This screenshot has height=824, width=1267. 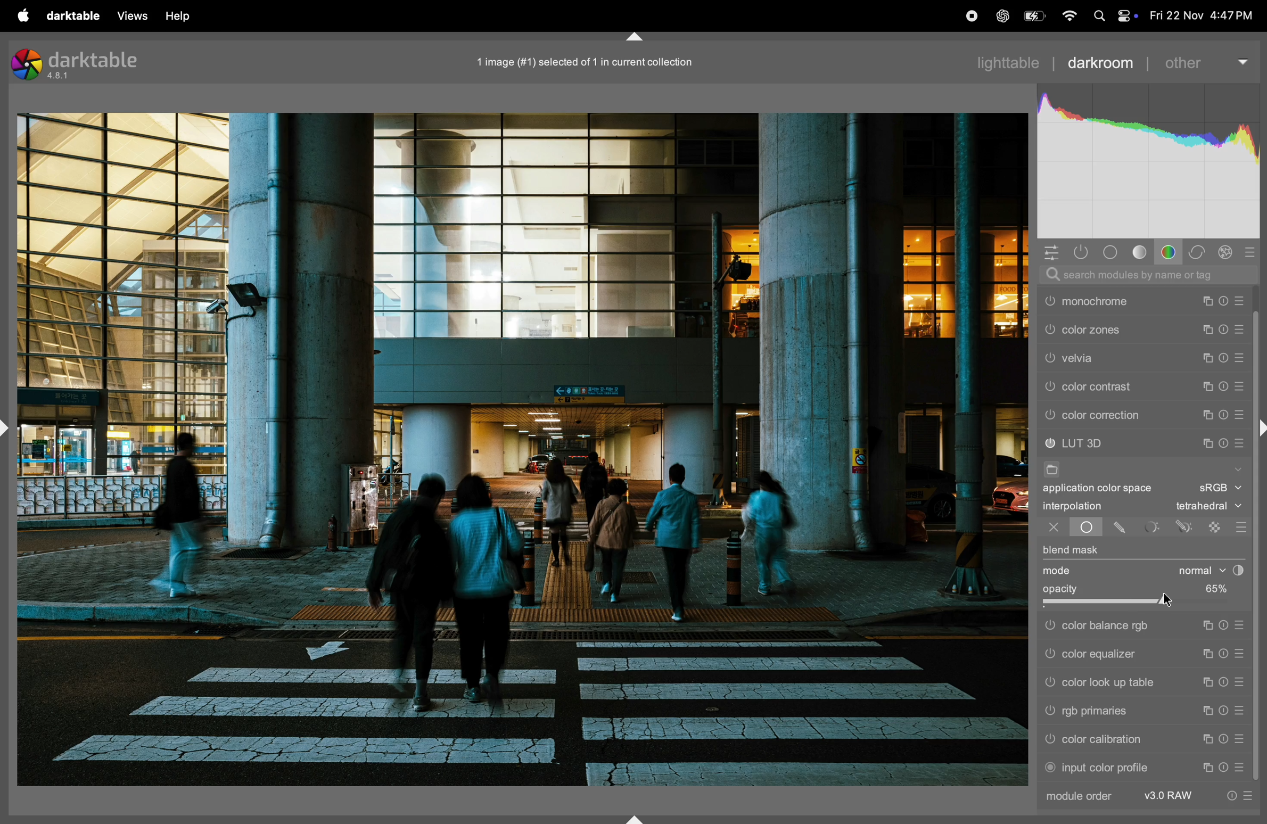 What do you see at coordinates (1239, 711) in the screenshot?
I see `presets` at bounding box center [1239, 711].